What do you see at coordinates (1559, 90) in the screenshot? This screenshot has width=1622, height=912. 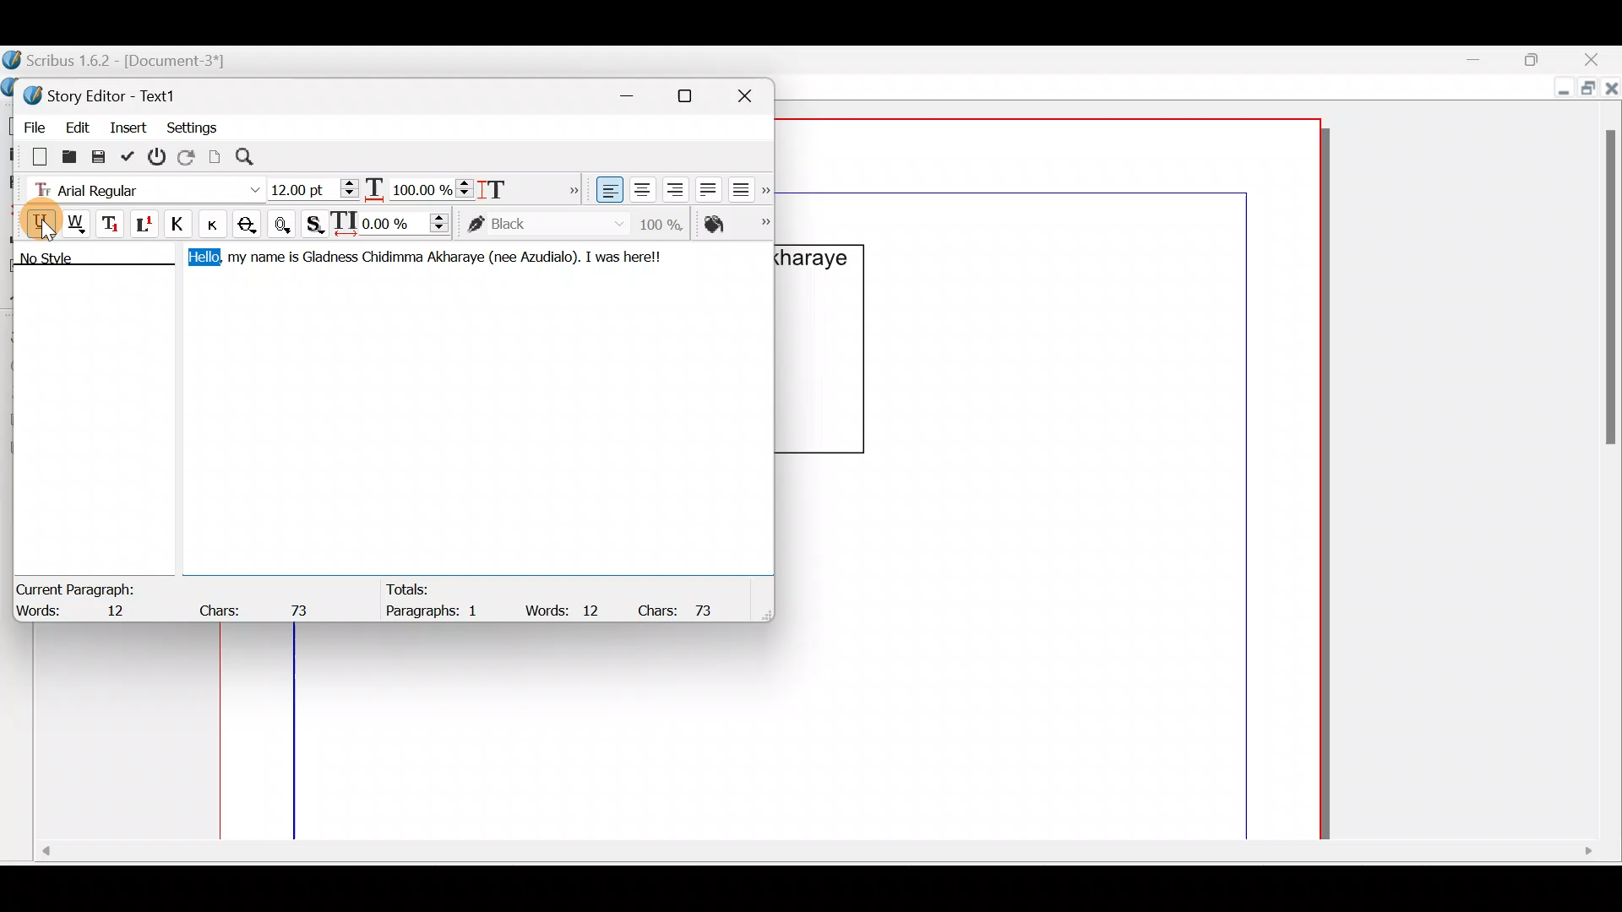 I see `Minimize` at bounding box center [1559, 90].